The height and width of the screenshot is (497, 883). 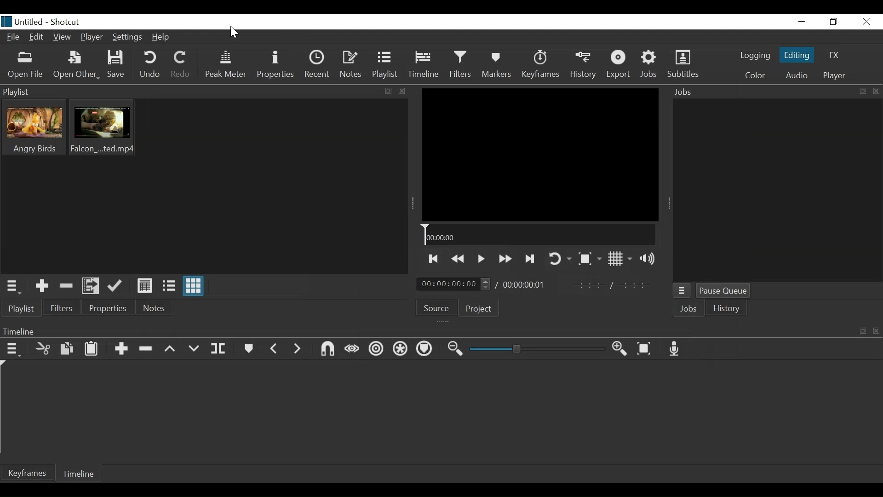 What do you see at coordinates (162, 37) in the screenshot?
I see `Help` at bounding box center [162, 37].